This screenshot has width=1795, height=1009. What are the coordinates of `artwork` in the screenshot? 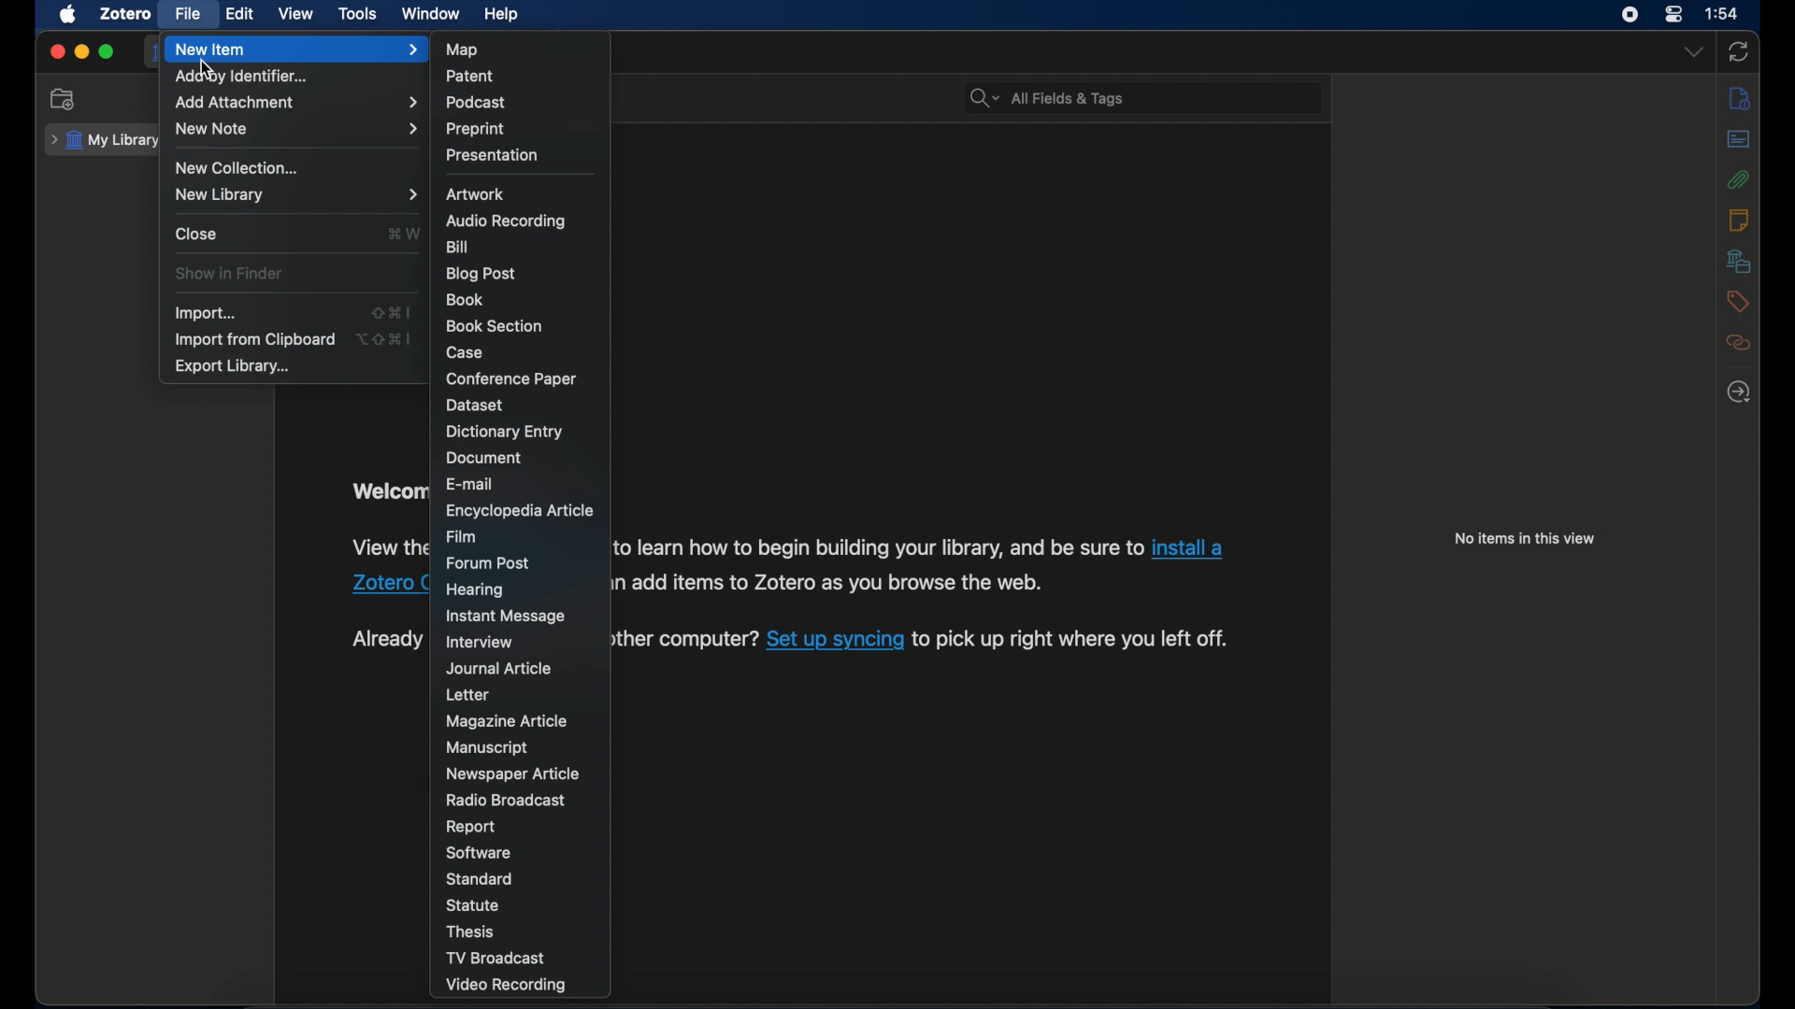 It's located at (477, 193).